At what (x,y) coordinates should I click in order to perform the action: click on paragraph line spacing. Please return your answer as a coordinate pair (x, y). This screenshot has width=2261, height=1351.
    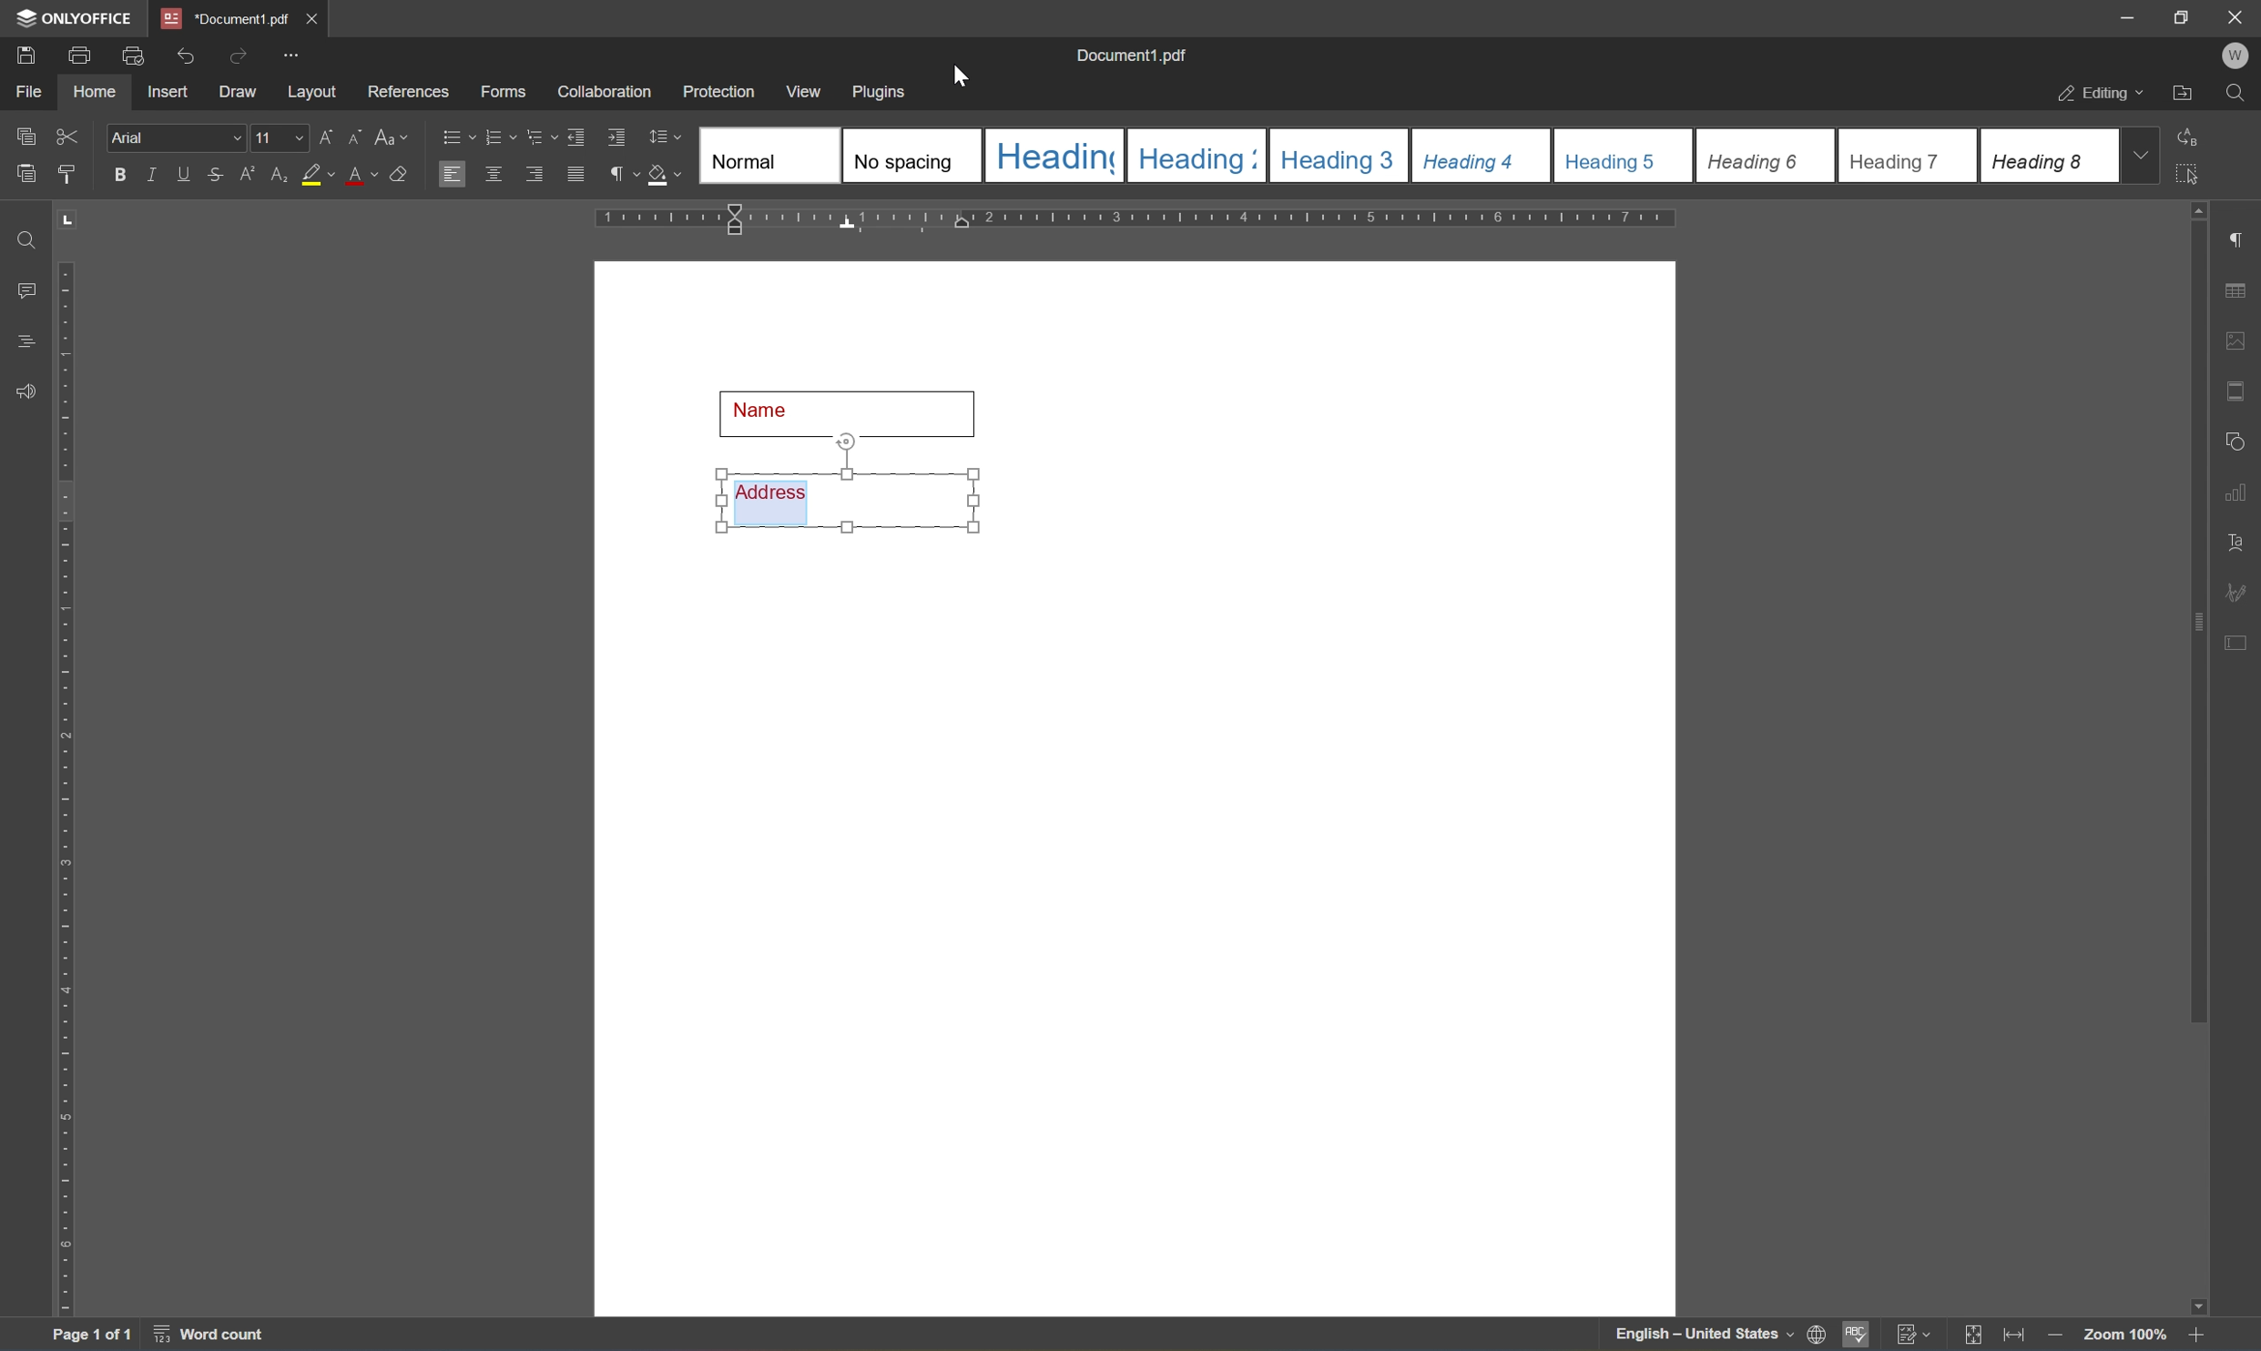
    Looking at the image, I should click on (668, 137).